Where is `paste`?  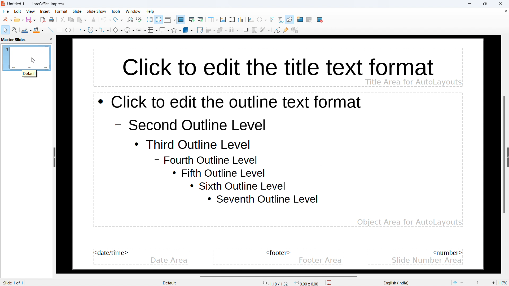 paste is located at coordinates (81, 20).